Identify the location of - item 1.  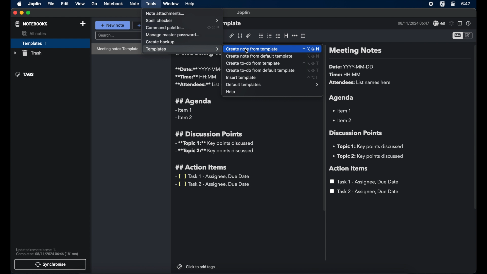
(183, 110).